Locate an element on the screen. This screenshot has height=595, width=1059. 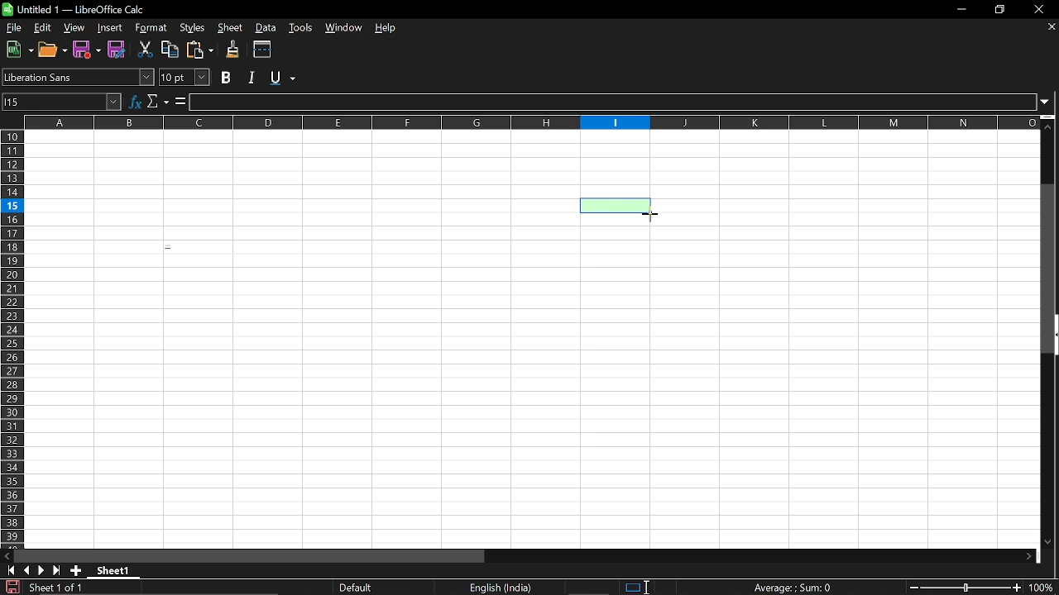
Styles is located at coordinates (189, 28).